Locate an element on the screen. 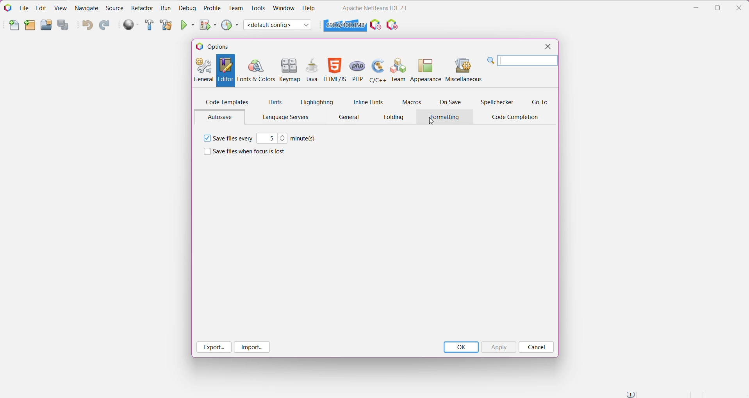 This screenshot has height=398, width=749. Set Project Configuration is located at coordinates (278, 25).